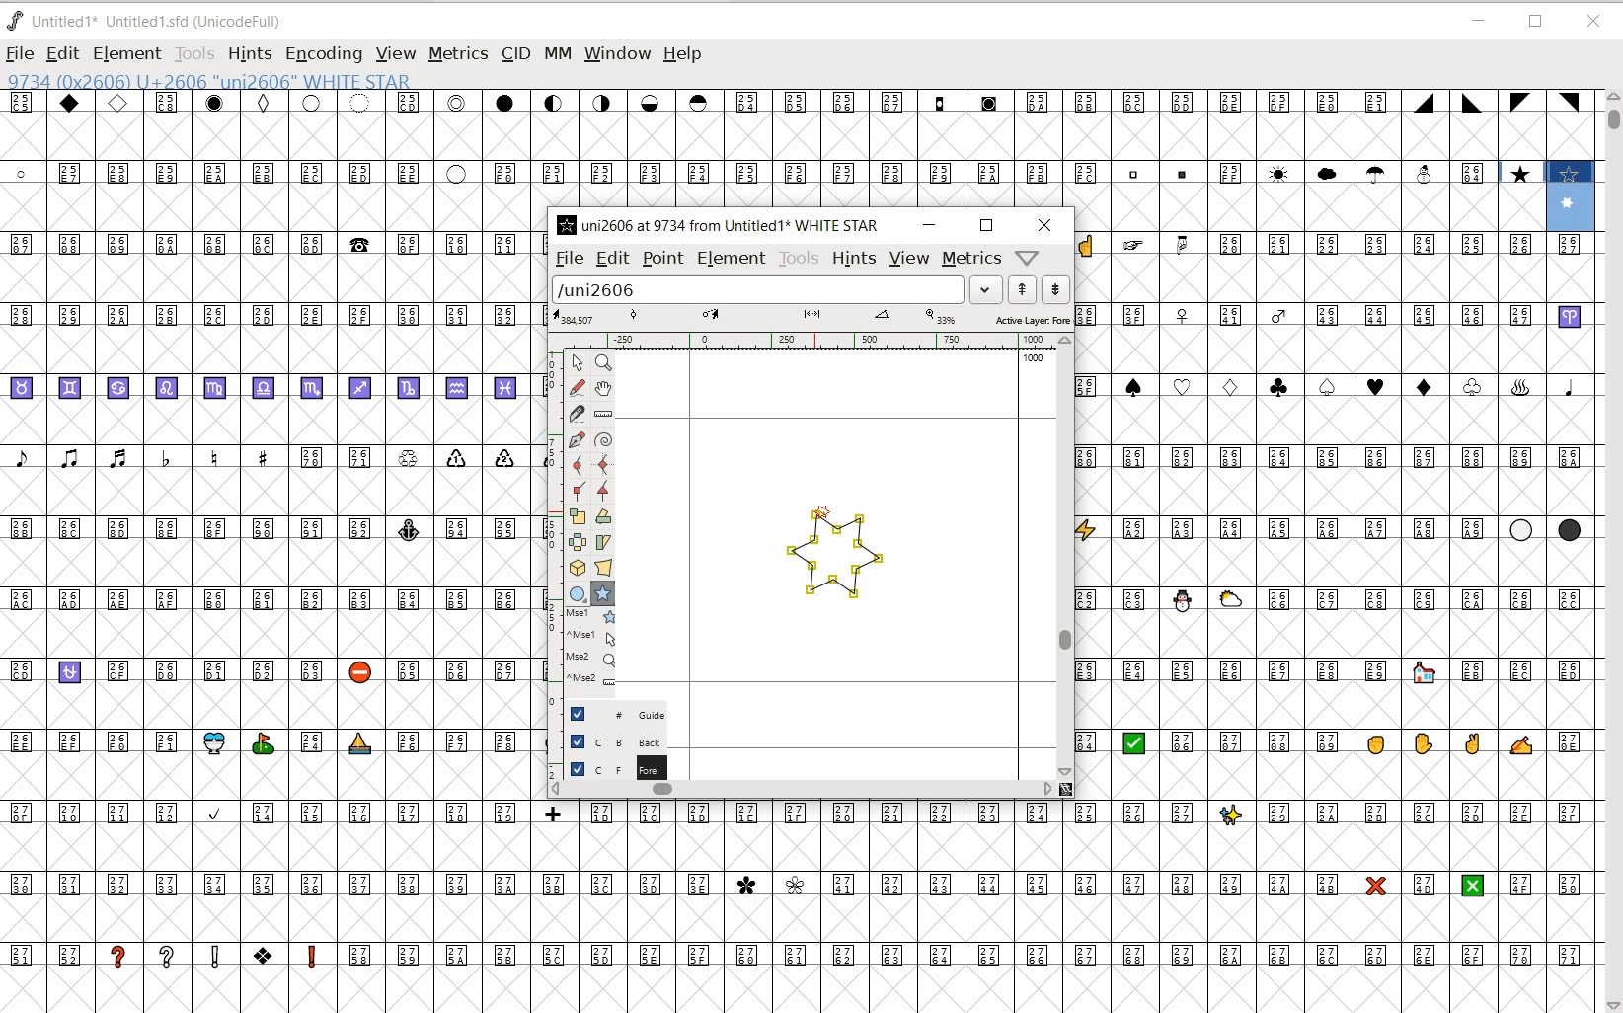 The height and width of the screenshot is (1013, 1623). I want to click on a star shape glyph creation, so click(831, 562).